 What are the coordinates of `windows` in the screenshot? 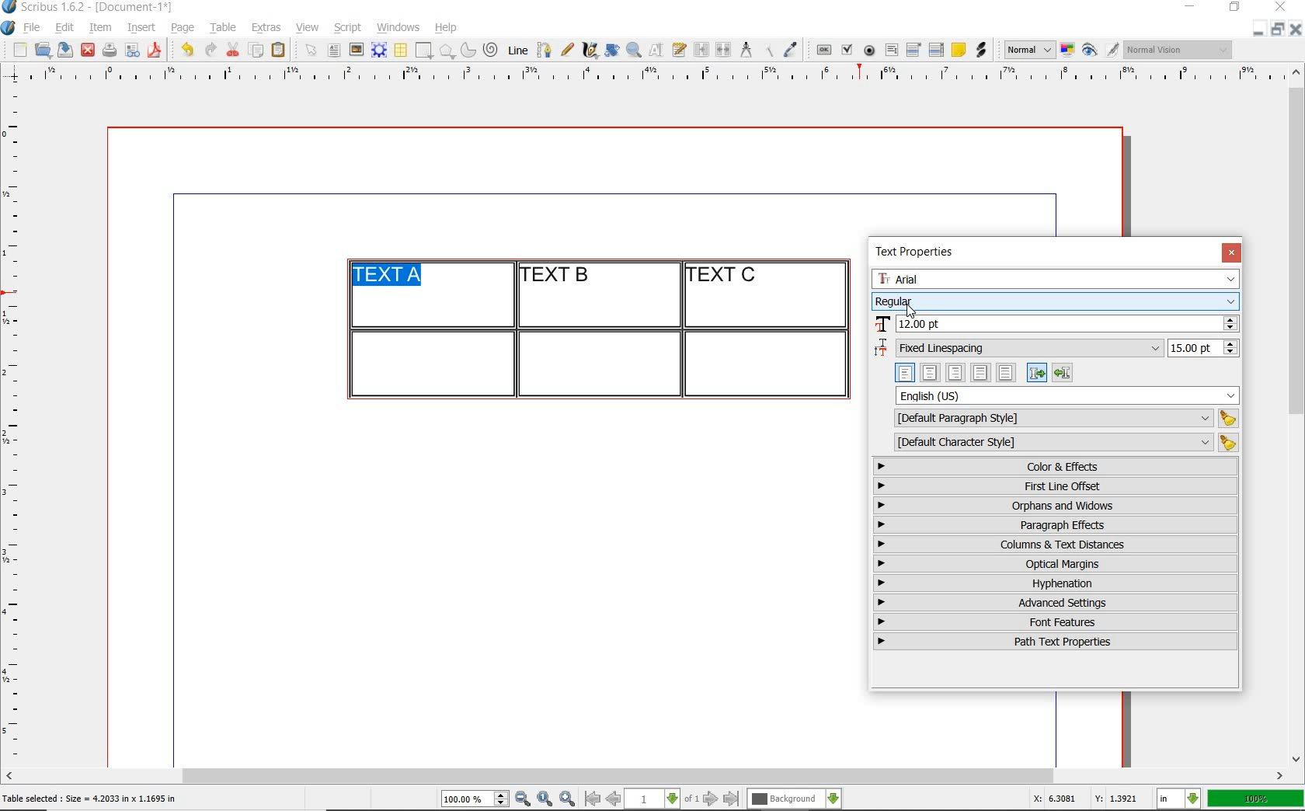 It's located at (399, 28).